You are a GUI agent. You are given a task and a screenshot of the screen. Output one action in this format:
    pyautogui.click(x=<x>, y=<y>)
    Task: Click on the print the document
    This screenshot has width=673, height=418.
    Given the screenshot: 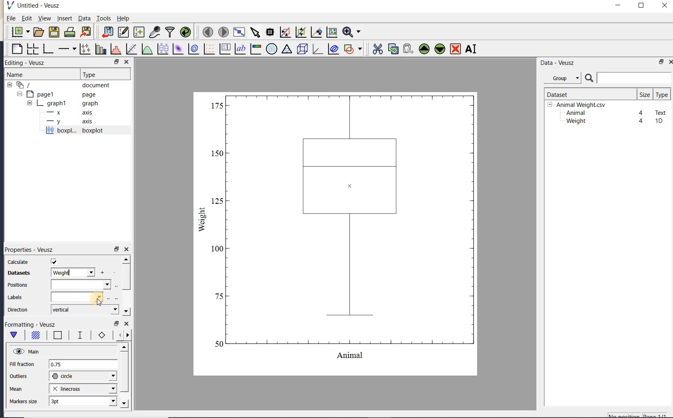 What is the action you would take?
    pyautogui.click(x=70, y=32)
    